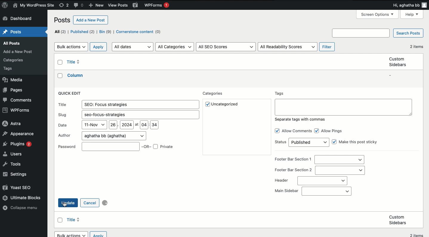 Image resolution: width=429 pixels, height=237 pixels. I want to click on Tags, so click(280, 93).